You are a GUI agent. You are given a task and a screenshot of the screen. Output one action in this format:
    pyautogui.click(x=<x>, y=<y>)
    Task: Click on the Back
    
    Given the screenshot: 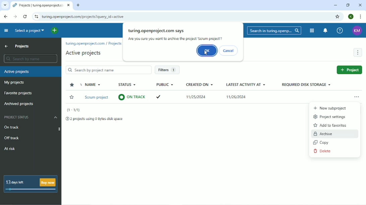 What is the action you would take?
    pyautogui.click(x=6, y=16)
    